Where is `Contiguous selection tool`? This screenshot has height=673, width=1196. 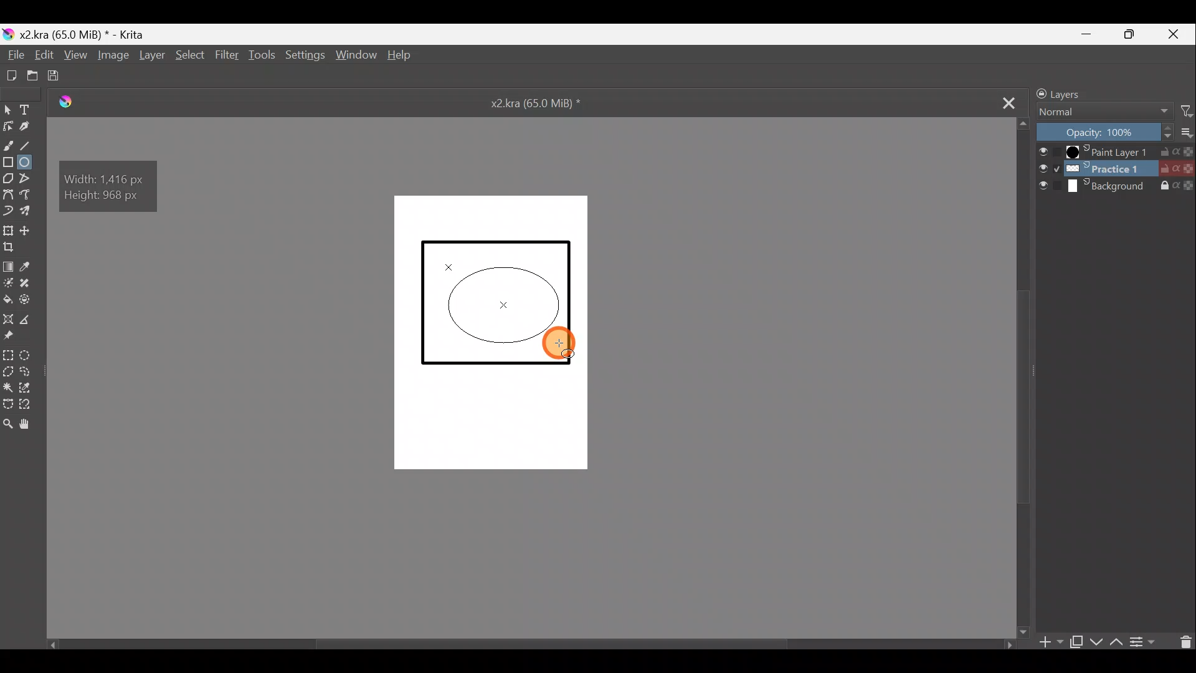
Contiguous selection tool is located at coordinates (7, 386).